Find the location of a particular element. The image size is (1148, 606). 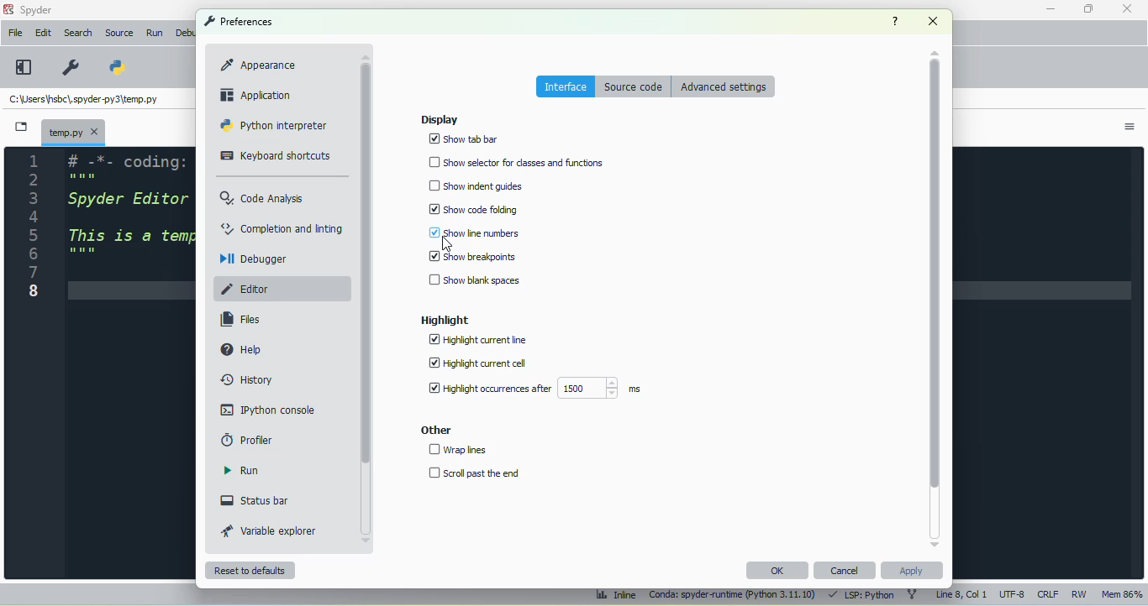

options is located at coordinates (1130, 128).